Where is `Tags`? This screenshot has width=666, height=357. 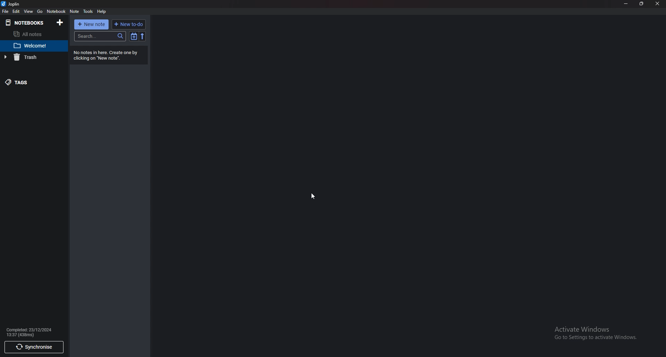
Tags is located at coordinates (27, 82).